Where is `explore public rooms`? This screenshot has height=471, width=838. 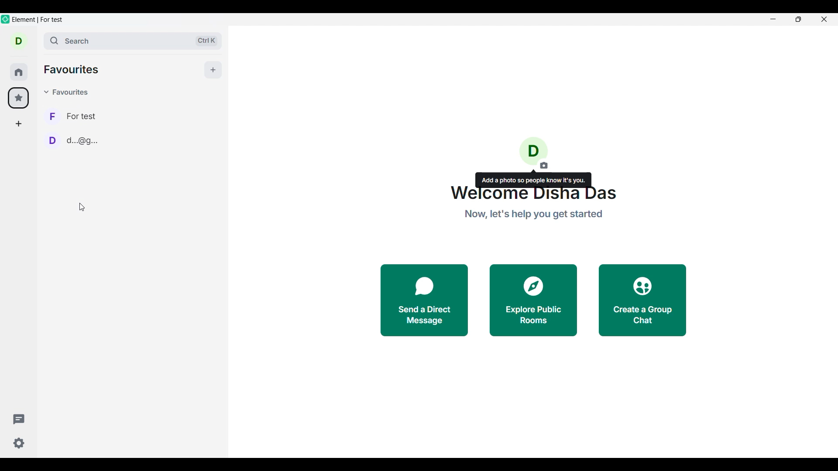 explore public rooms is located at coordinates (533, 301).